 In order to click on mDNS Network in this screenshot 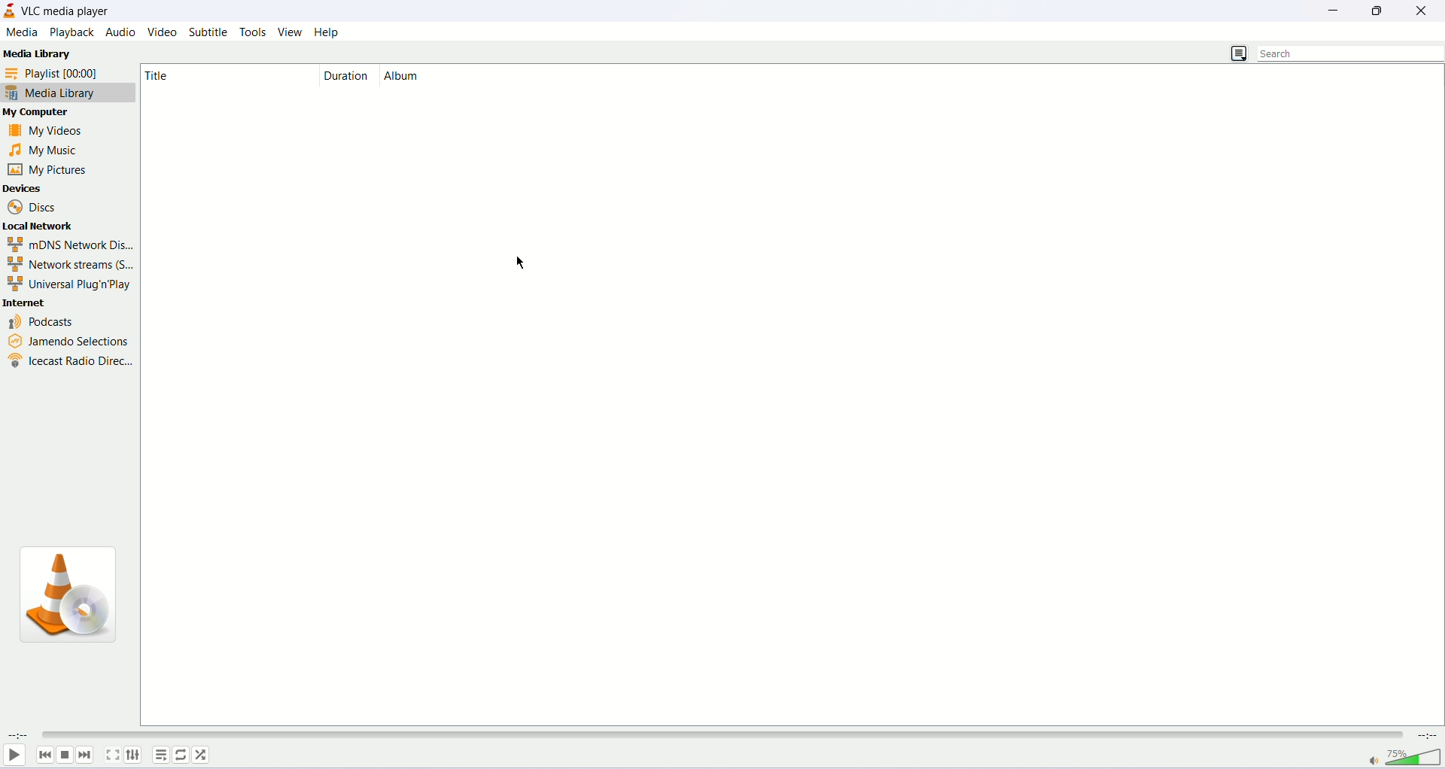, I will do `click(69, 243)`.